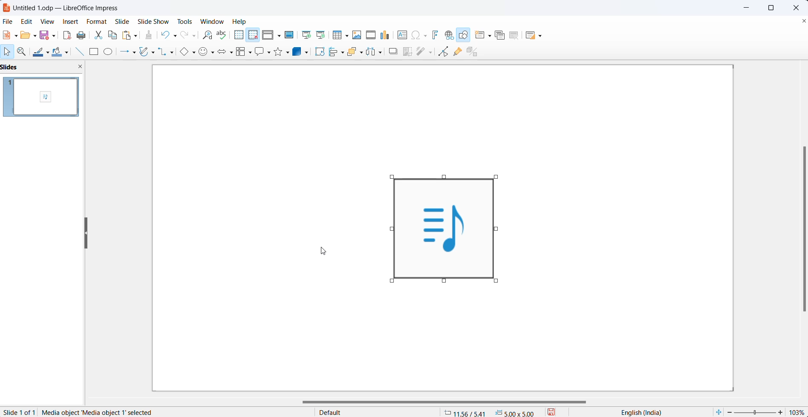 The width and height of the screenshot is (808, 417). Describe the element at coordinates (377, 411) in the screenshot. I see `slide master name` at that location.